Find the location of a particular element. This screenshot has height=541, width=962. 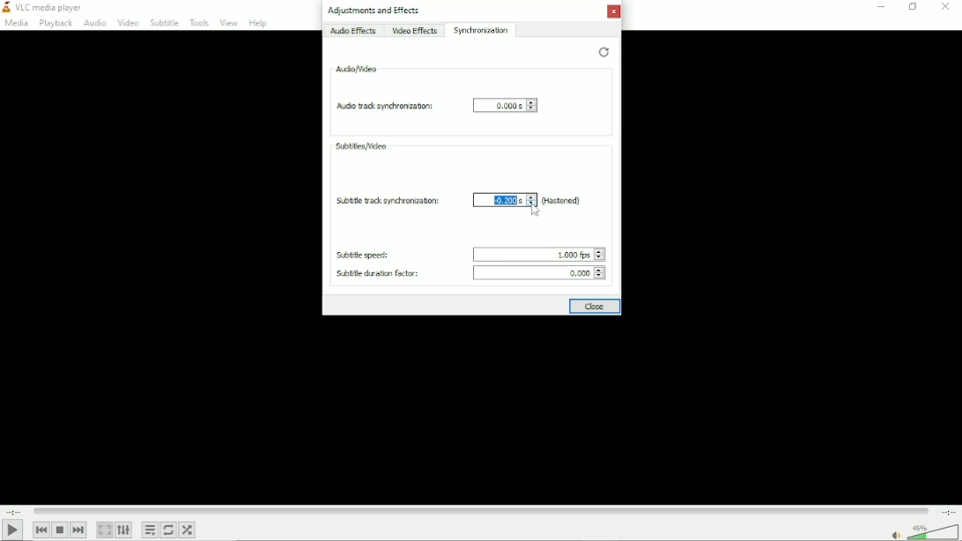

Adjustments and effects is located at coordinates (374, 11).